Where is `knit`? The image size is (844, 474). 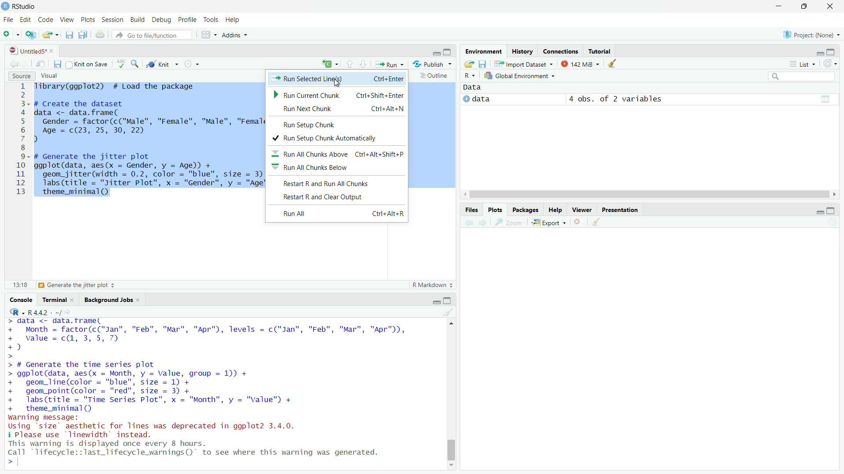 knit is located at coordinates (163, 64).